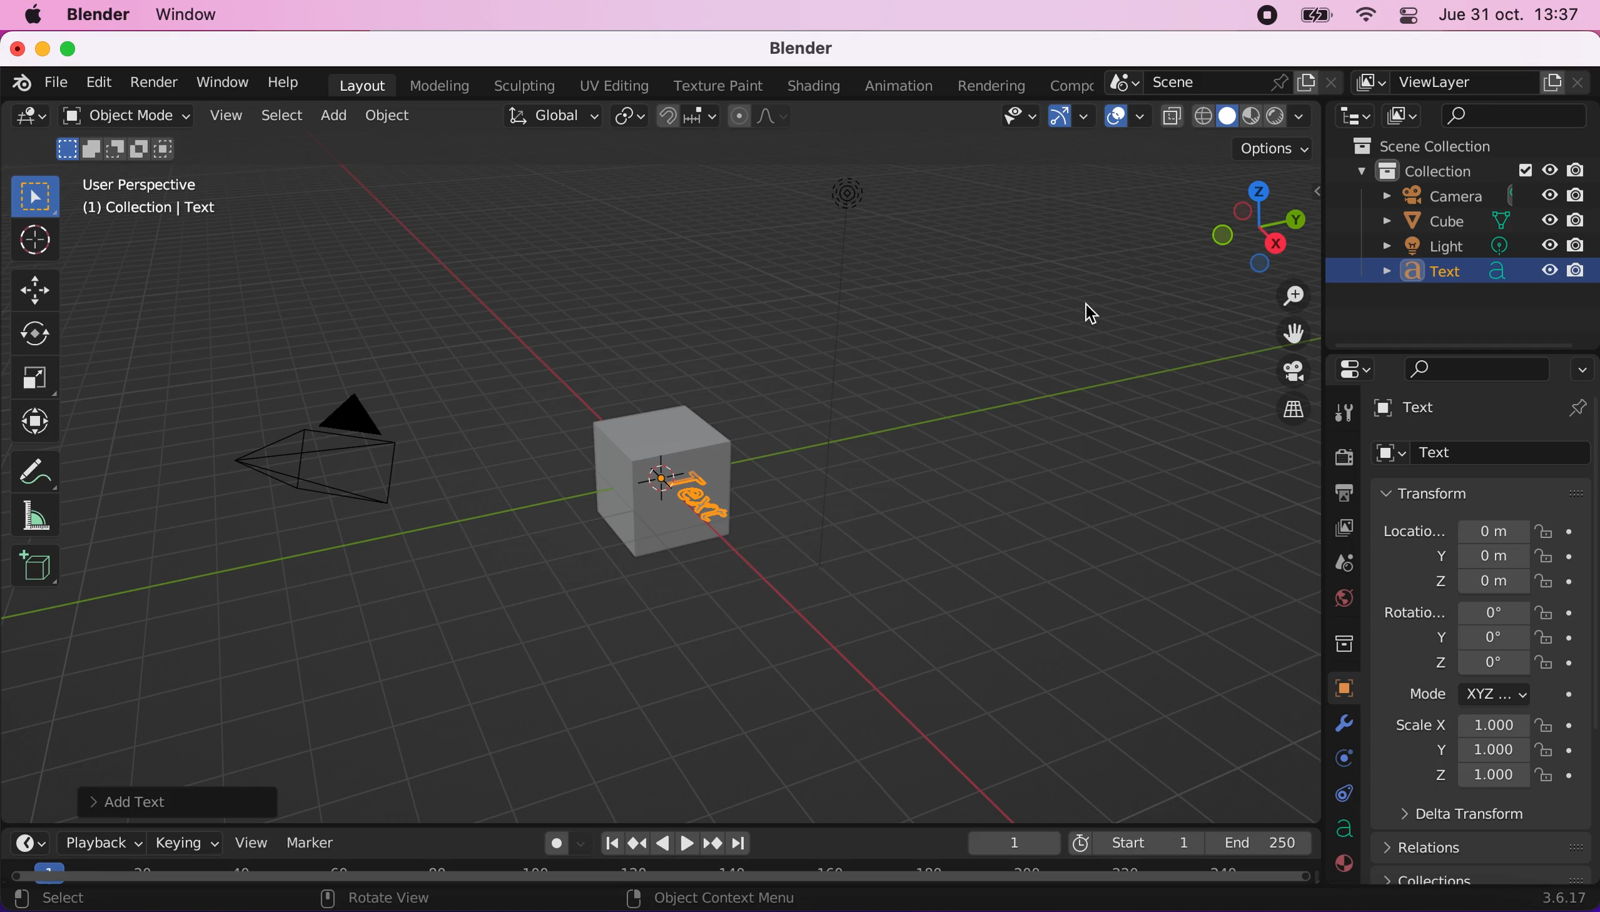 The height and width of the screenshot is (912, 1600). What do you see at coordinates (184, 842) in the screenshot?
I see `keying` at bounding box center [184, 842].